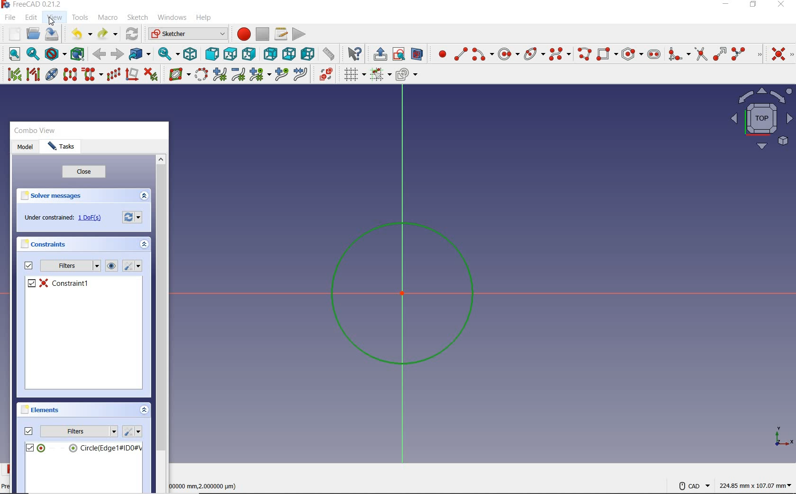 Image resolution: width=796 pixels, height=494 pixels. I want to click on cursor, so click(53, 22).